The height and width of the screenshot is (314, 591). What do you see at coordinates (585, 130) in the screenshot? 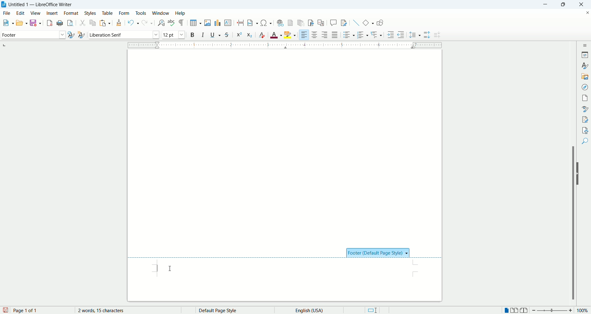
I see `accessibility check` at bounding box center [585, 130].